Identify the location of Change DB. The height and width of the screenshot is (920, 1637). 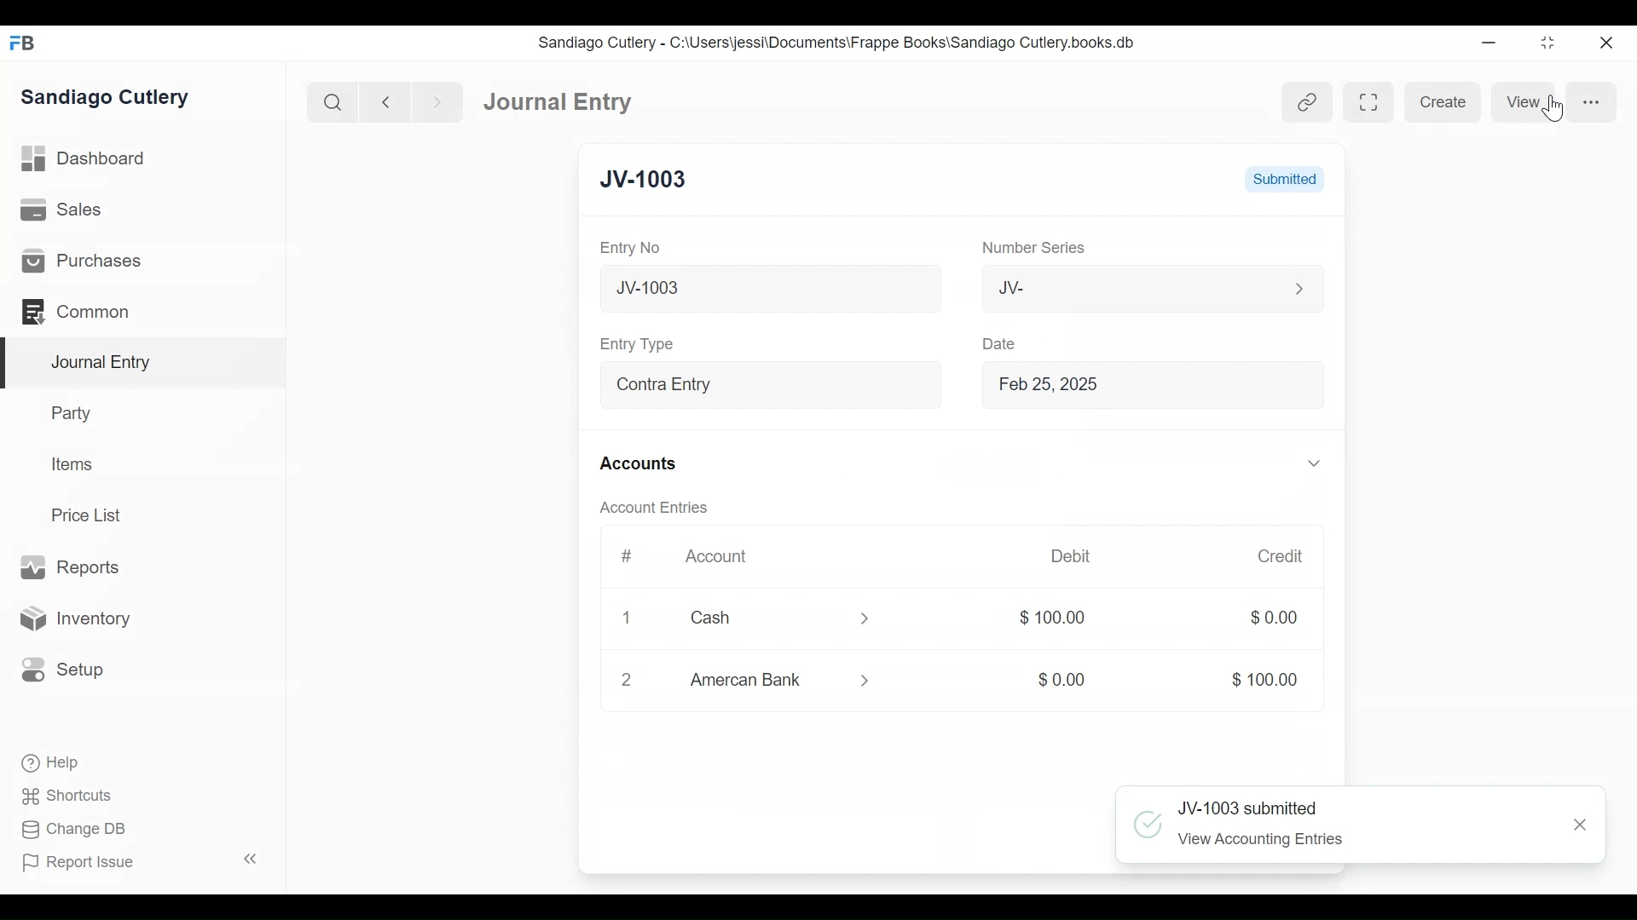
(68, 829).